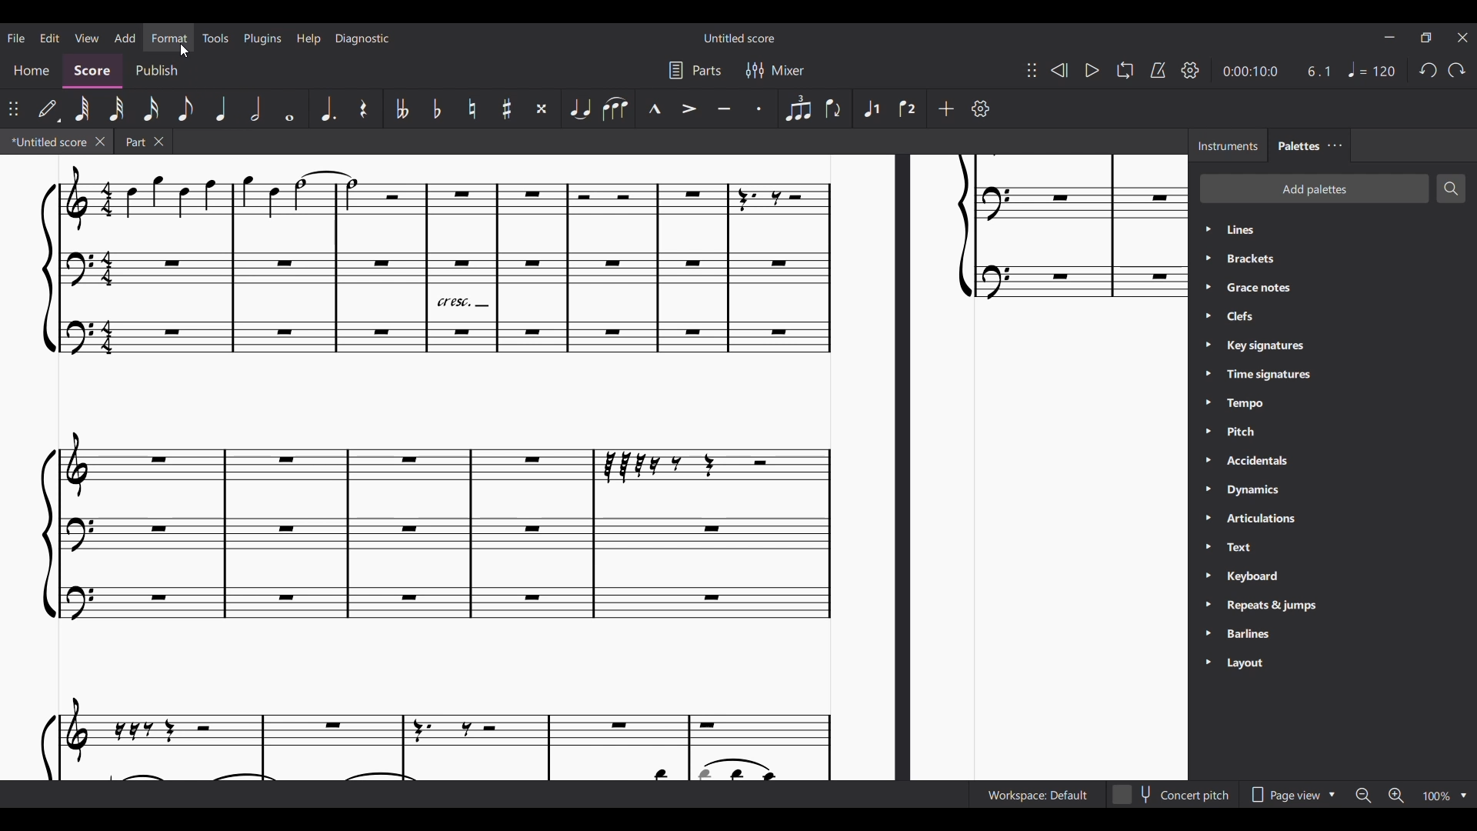 The width and height of the screenshot is (1477, 831). I want to click on Minimize, so click(1389, 37).